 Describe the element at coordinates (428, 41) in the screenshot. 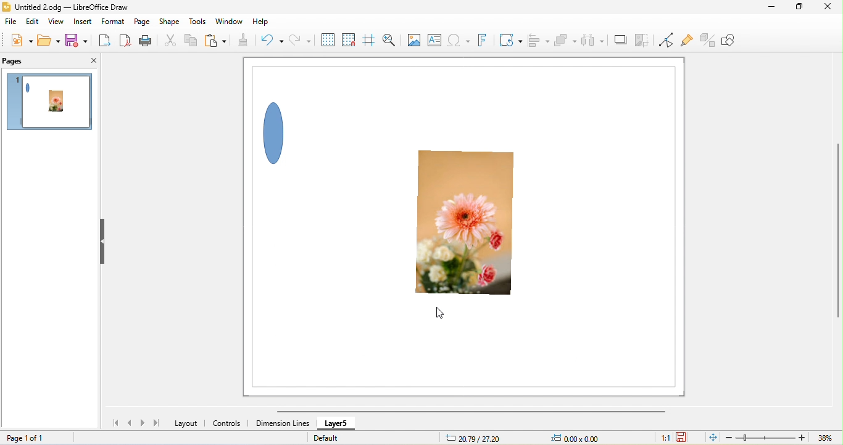

I see `text box` at that location.